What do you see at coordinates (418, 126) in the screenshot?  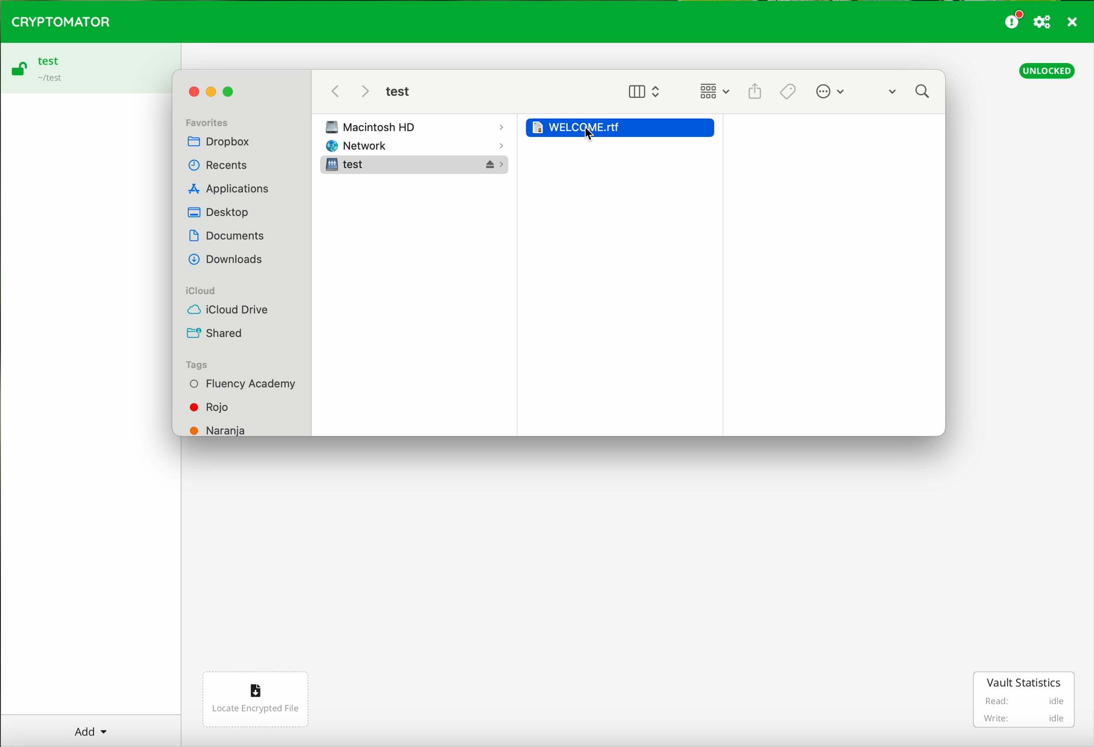 I see `Macintosh HD` at bounding box center [418, 126].